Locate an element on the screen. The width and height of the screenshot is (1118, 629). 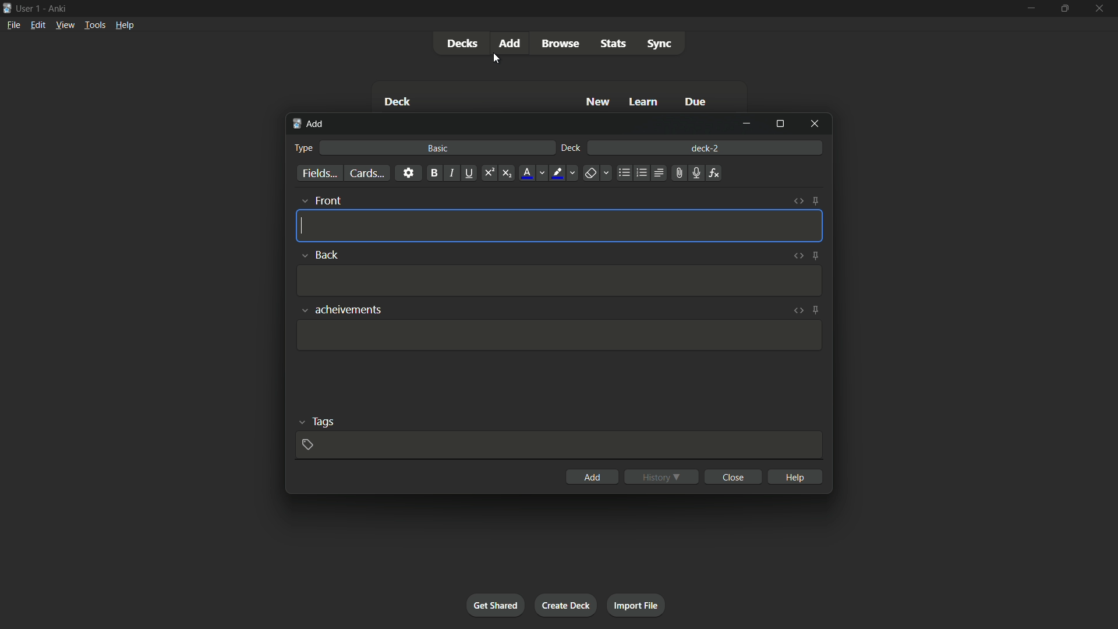
edit menu is located at coordinates (37, 25).